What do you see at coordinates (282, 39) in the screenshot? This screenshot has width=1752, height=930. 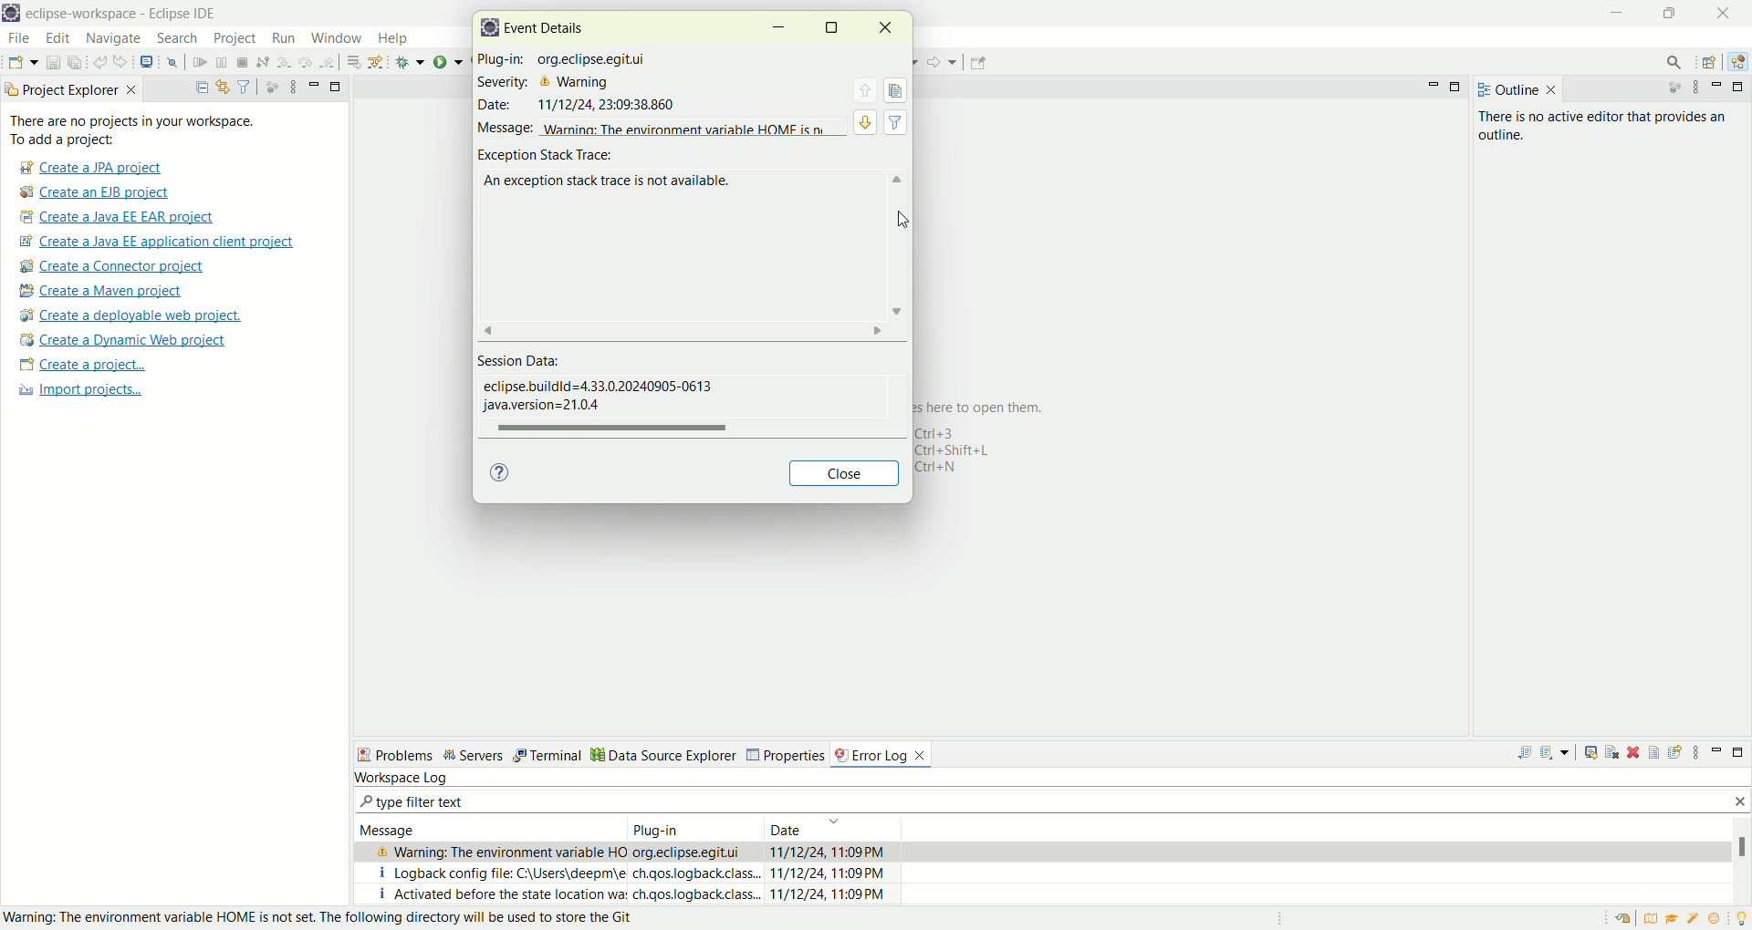 I see `run` at bounding box center [282, 39].